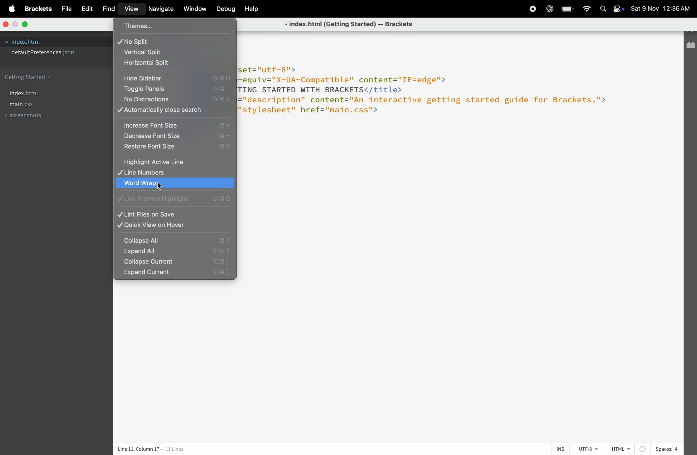 The width and height of the screenshot is (697, 455). Describe the element at coordinates (196, 9) in the screenshot. I see `window` at that location.